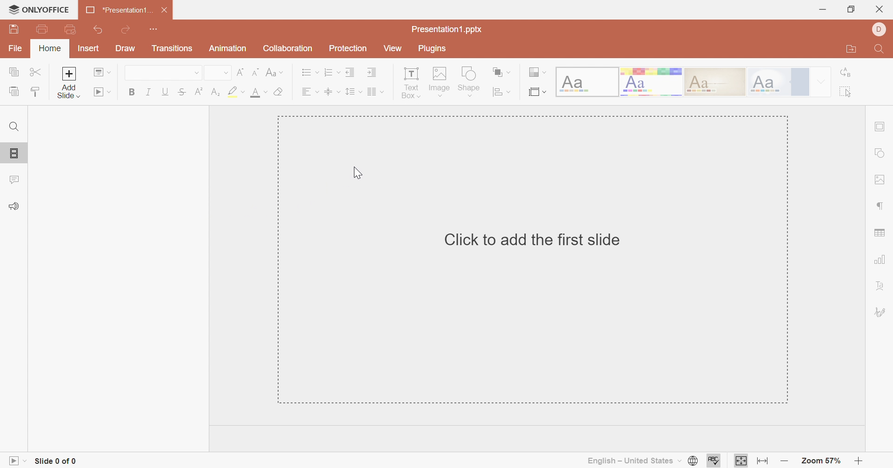  What do you see at coordinates (410, 82) in the screenshot?
I see `Text Box` at bounding box center [410, 82].